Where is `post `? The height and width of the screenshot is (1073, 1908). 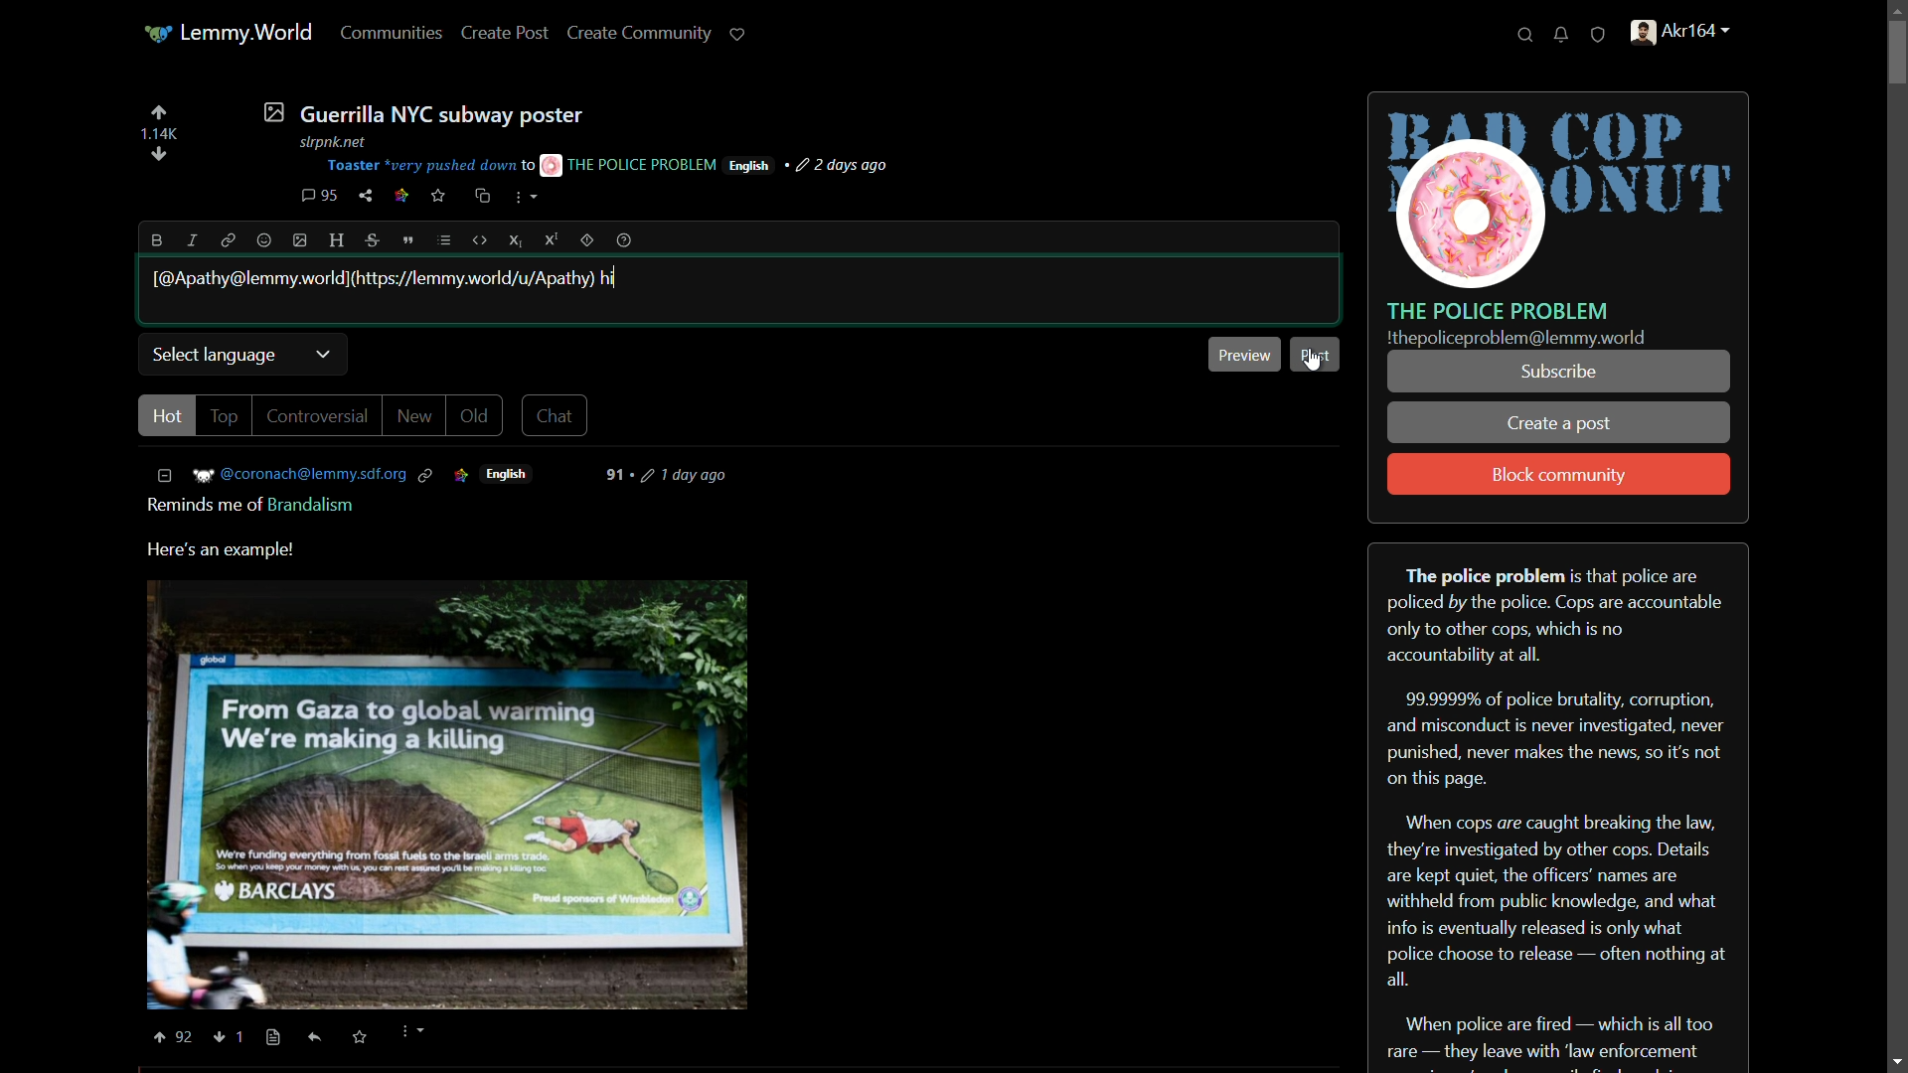
post  is located at coordinates (1319, 351).